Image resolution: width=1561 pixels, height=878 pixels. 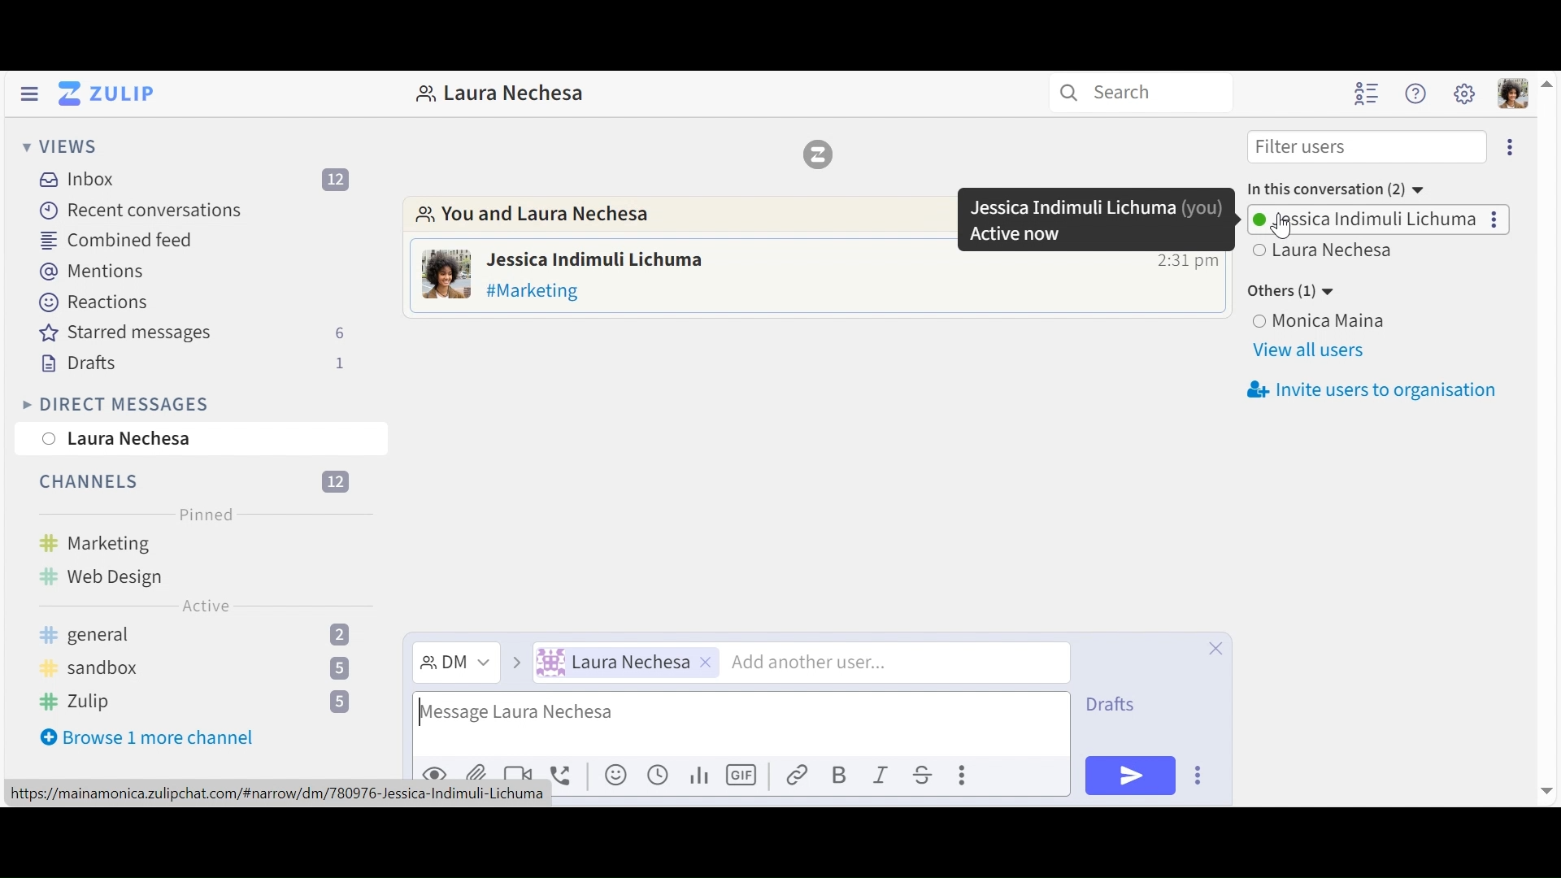 What do you see at coordinates (1311, 353) in the screenshot?
I see `view all users` at bounding box center [1311, 353].